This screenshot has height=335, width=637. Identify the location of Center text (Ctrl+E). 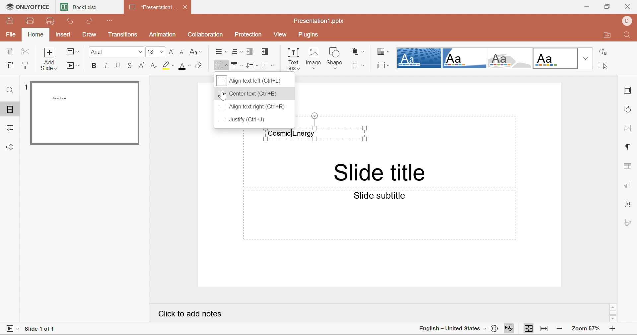
(249, 94).